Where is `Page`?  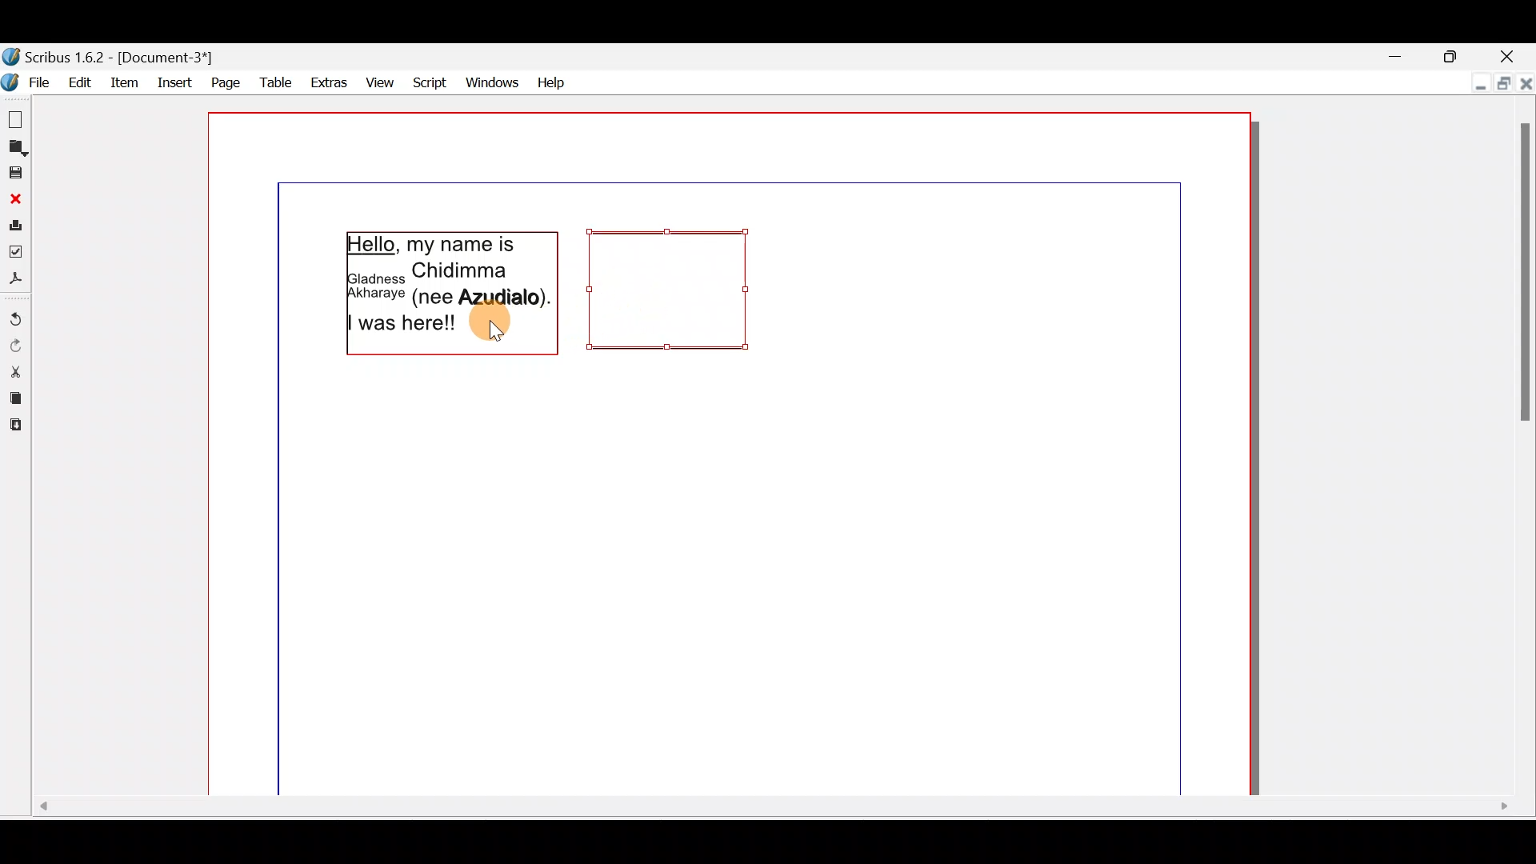
Page is located at coordinates (222, 82).